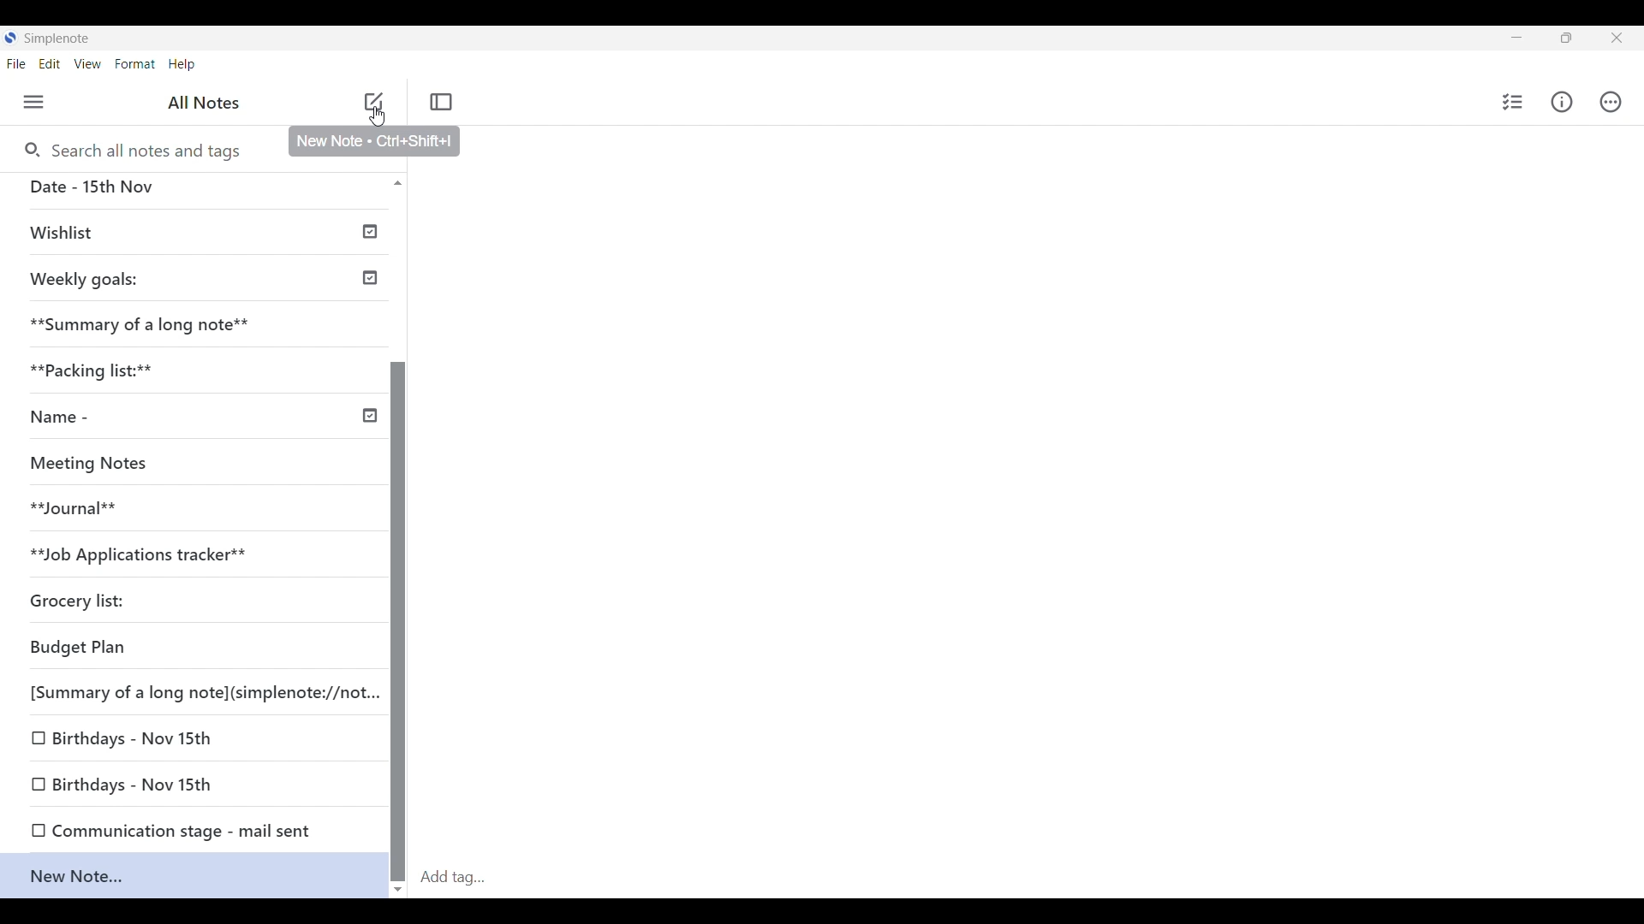 The image size is (1644, 924). What do you see at coordinates (194, 875) in the screenshot?
I see `Current note highlighted` at bounding box center [194, 875].